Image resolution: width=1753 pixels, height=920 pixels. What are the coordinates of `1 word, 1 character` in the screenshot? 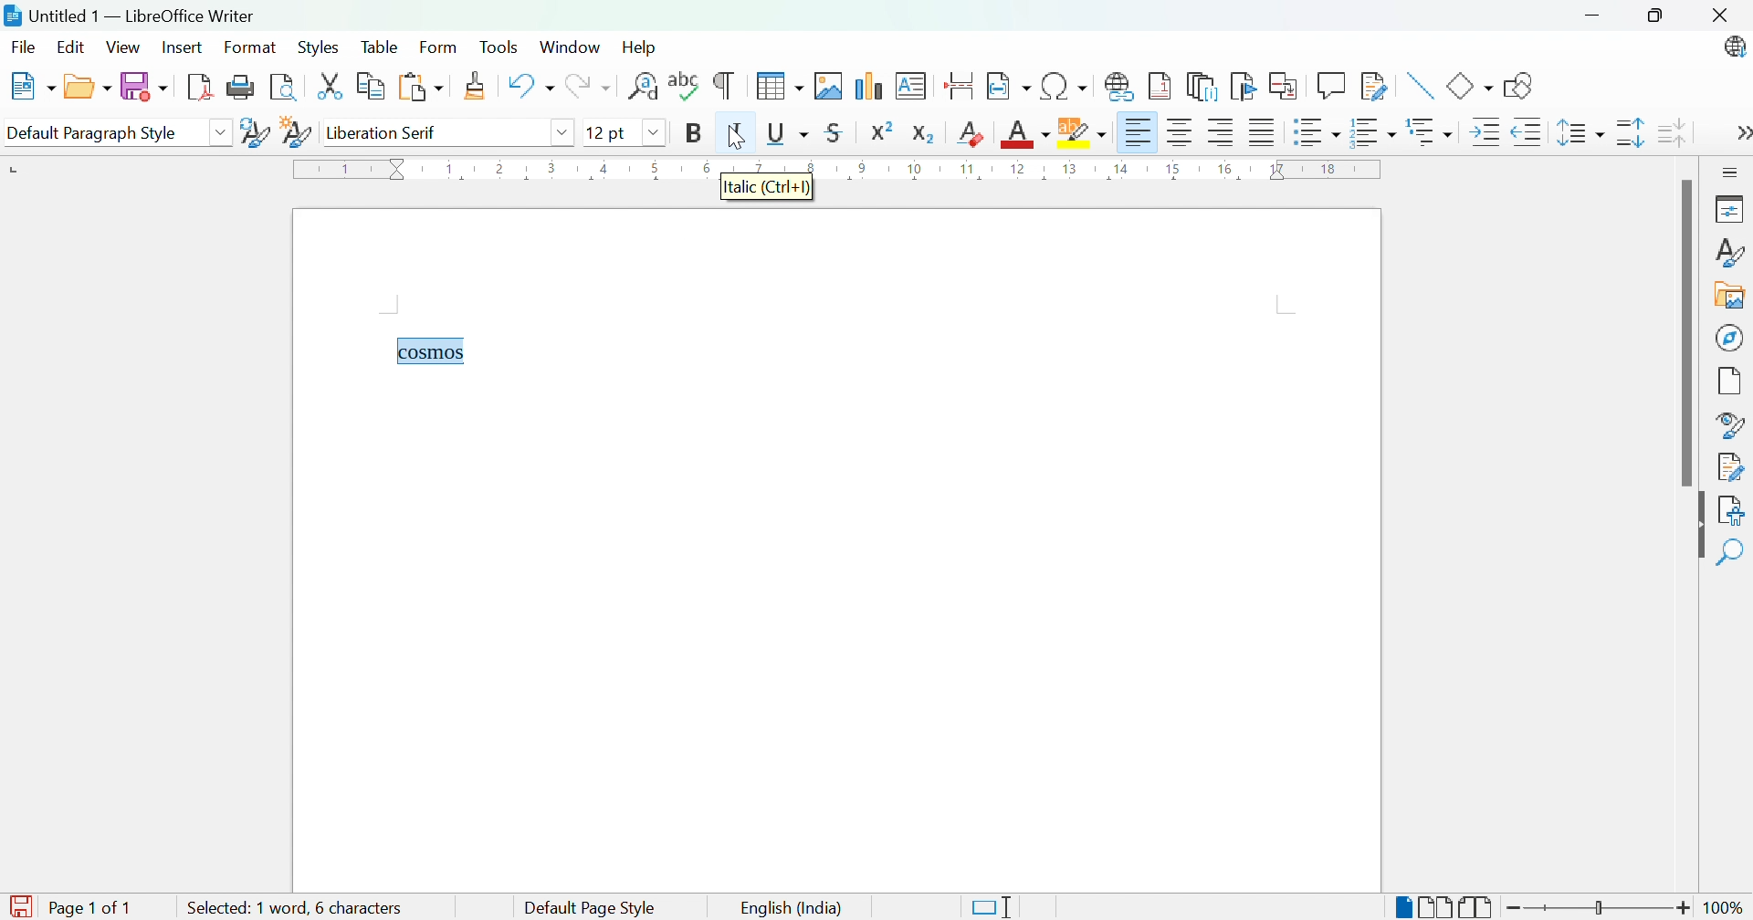 It's located at (330, 906).